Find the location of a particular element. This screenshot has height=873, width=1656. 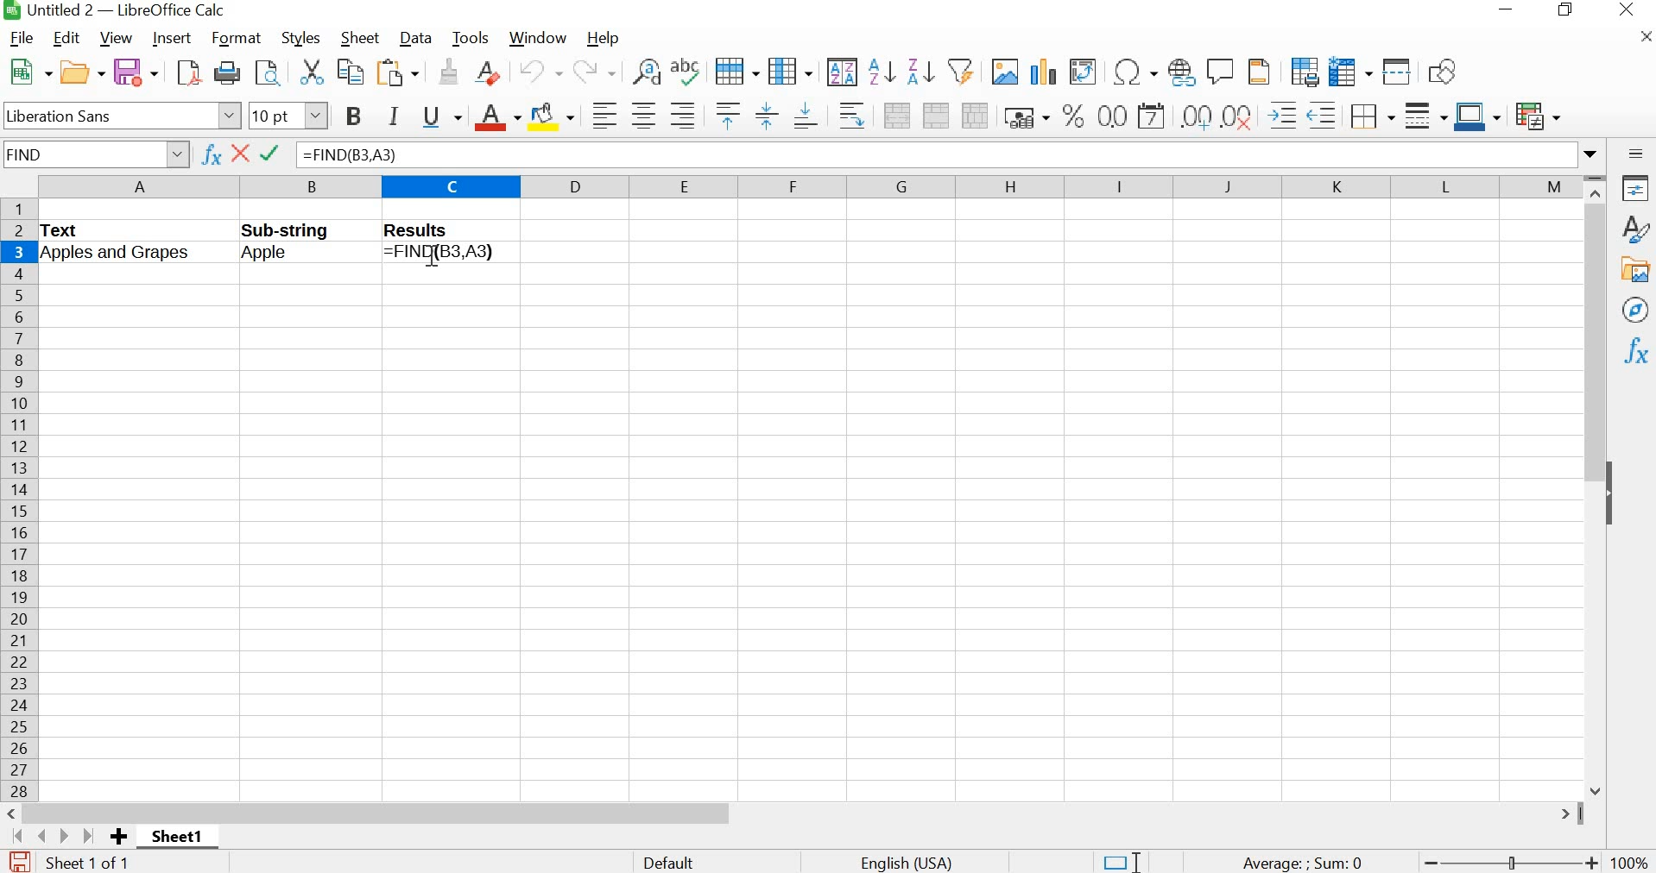

formula is located at coordinates (1299, 863).